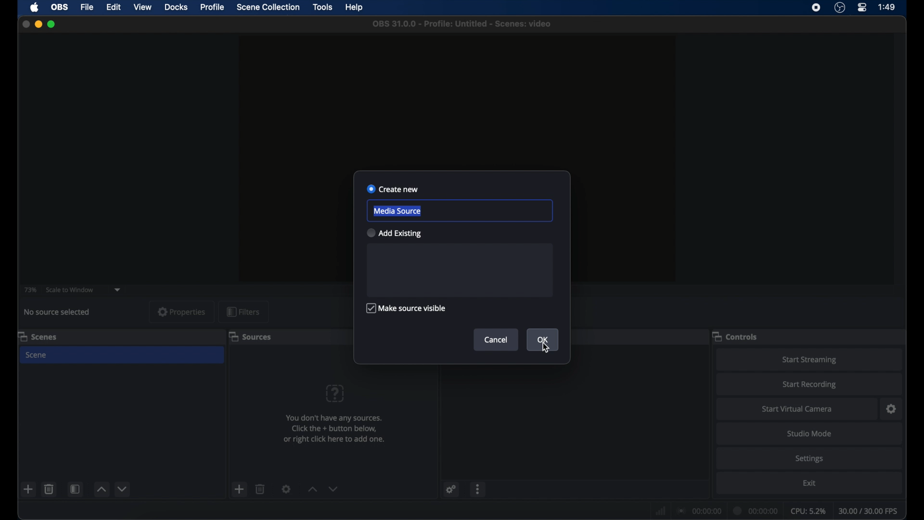  What do you see at coordinates (497, 340) in the screenshot?
I see `cancel` at bounding box center [497, 340].